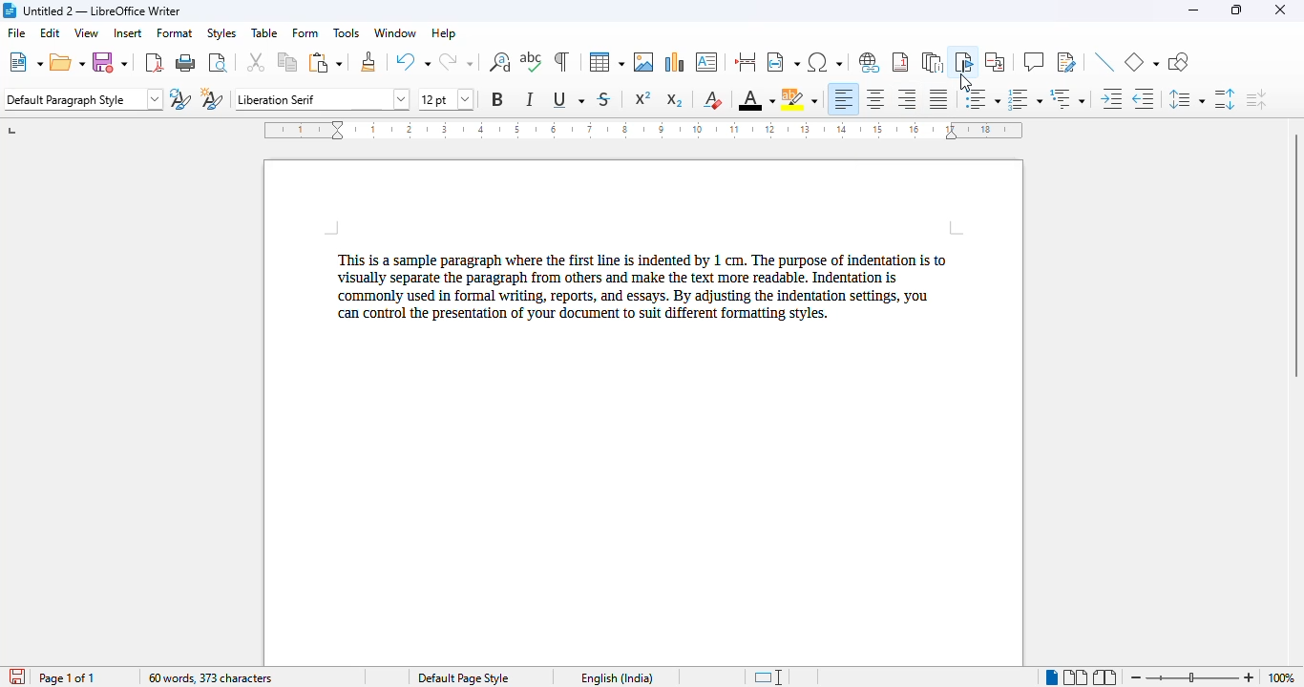 Image resolution: width=1304 pixels, height=687 pixels. What do you see at coordinates (605, 99) in the screenshot?
I see `strikethrough` at bounding box center [605, 99].